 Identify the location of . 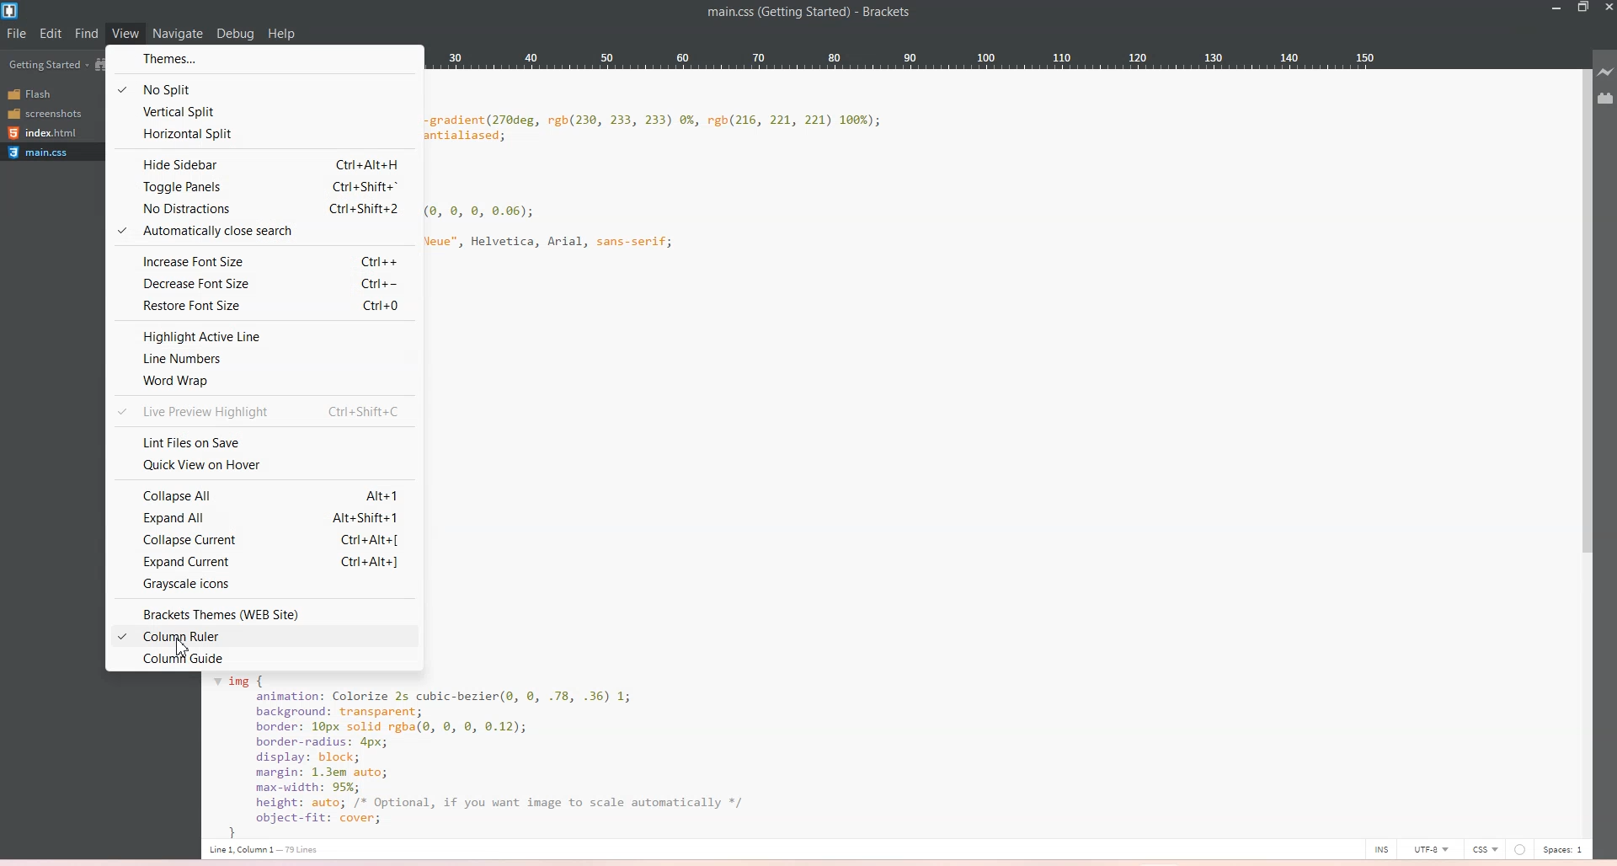
(622, 1211).